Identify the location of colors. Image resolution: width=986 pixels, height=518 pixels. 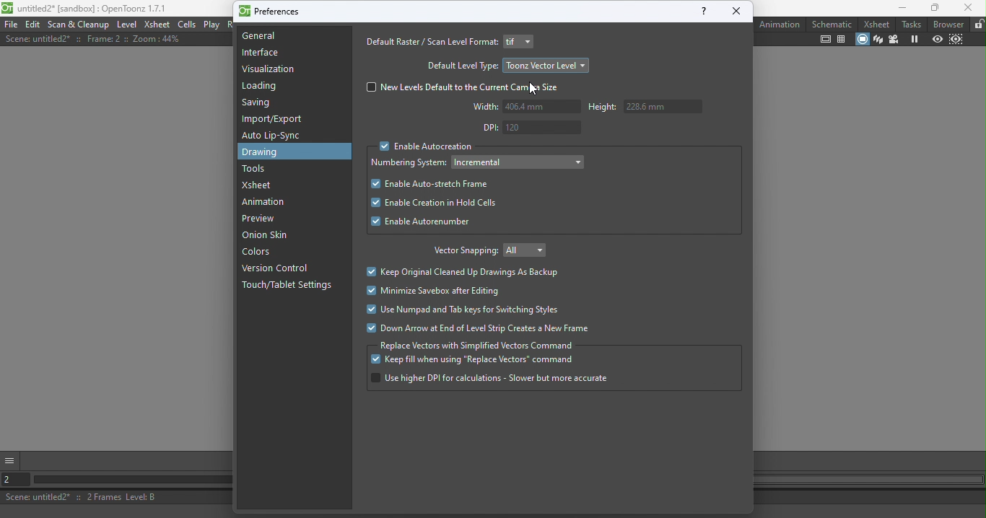
(261, 253).